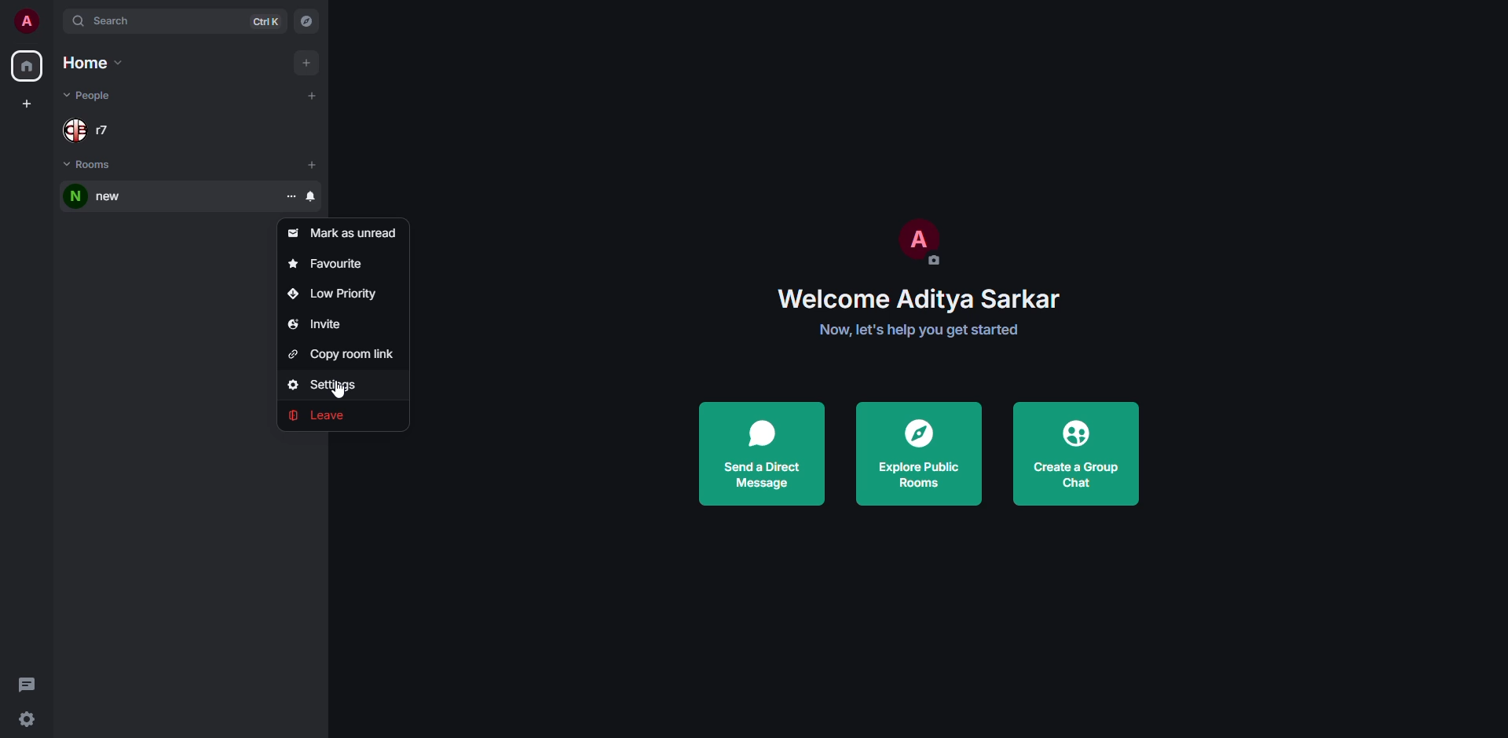 Image resolution: width=1508 pixels, height=738 pixels. Describe the element at coordinates (26, 682) in the screenshot. I see `threads` at that location.